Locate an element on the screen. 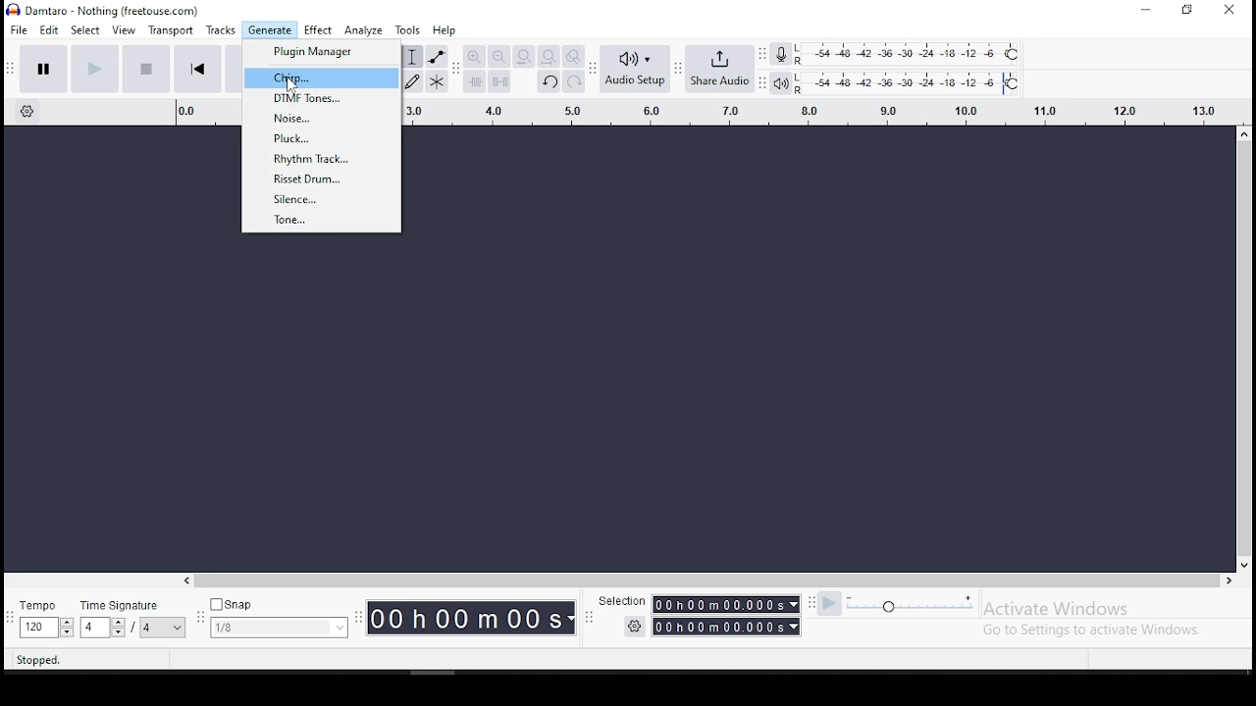 This screenshot has width=1256, height=706. envelope tool is located at coordinates (438, 57).